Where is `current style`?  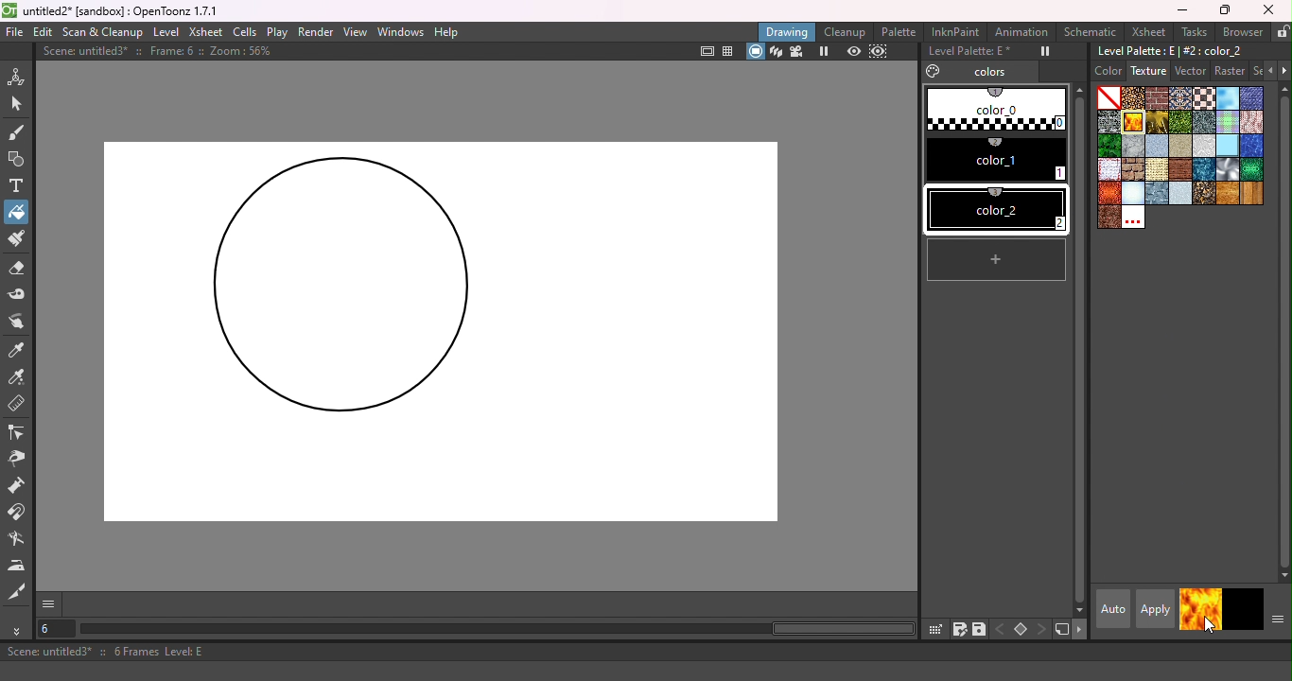 current style is located at coordinates (1199, 608).